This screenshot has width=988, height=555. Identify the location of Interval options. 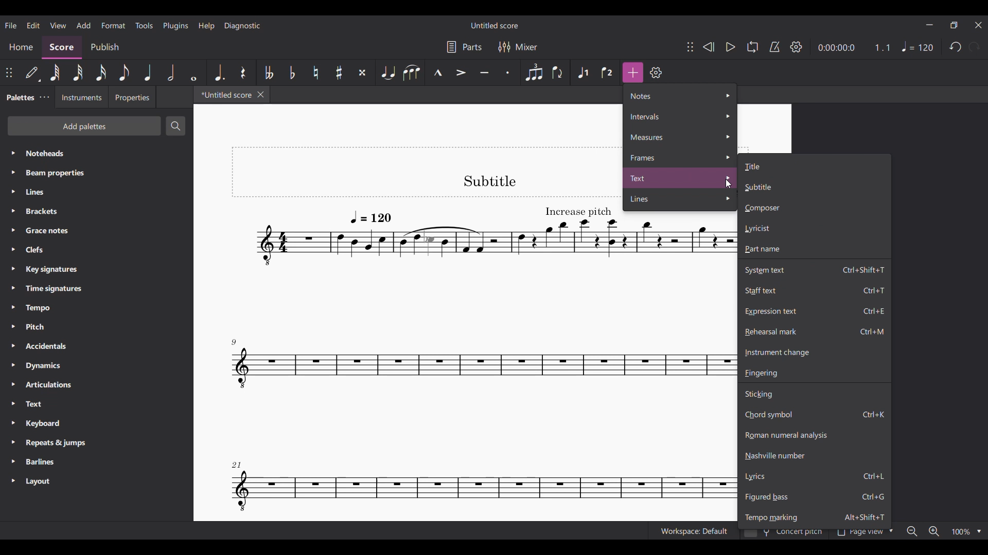
(680, 117).